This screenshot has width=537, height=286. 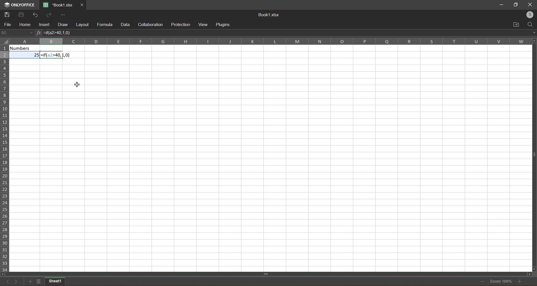 What do you see at coordinates (502, 5) in the screenshot?
I see `minimize` at bounding box center [502, 5].